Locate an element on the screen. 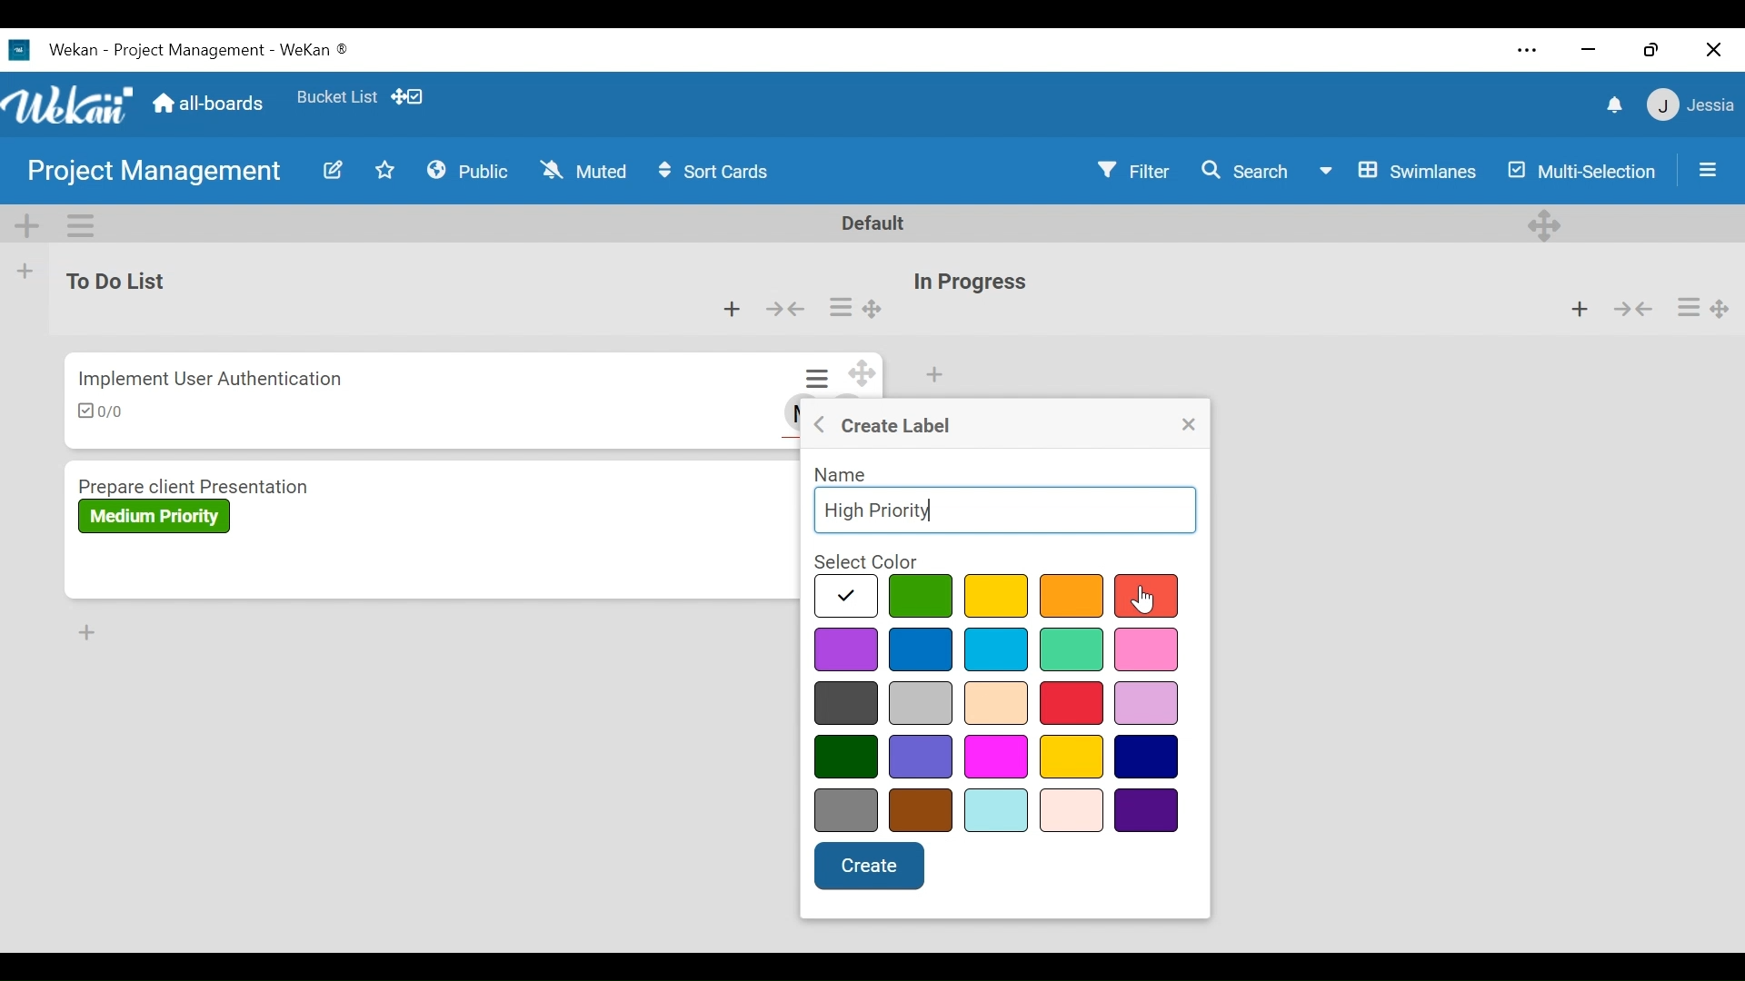 This screenshot has height=981, width=1745. Multi-Selection is located at coordinates (1583, 171).